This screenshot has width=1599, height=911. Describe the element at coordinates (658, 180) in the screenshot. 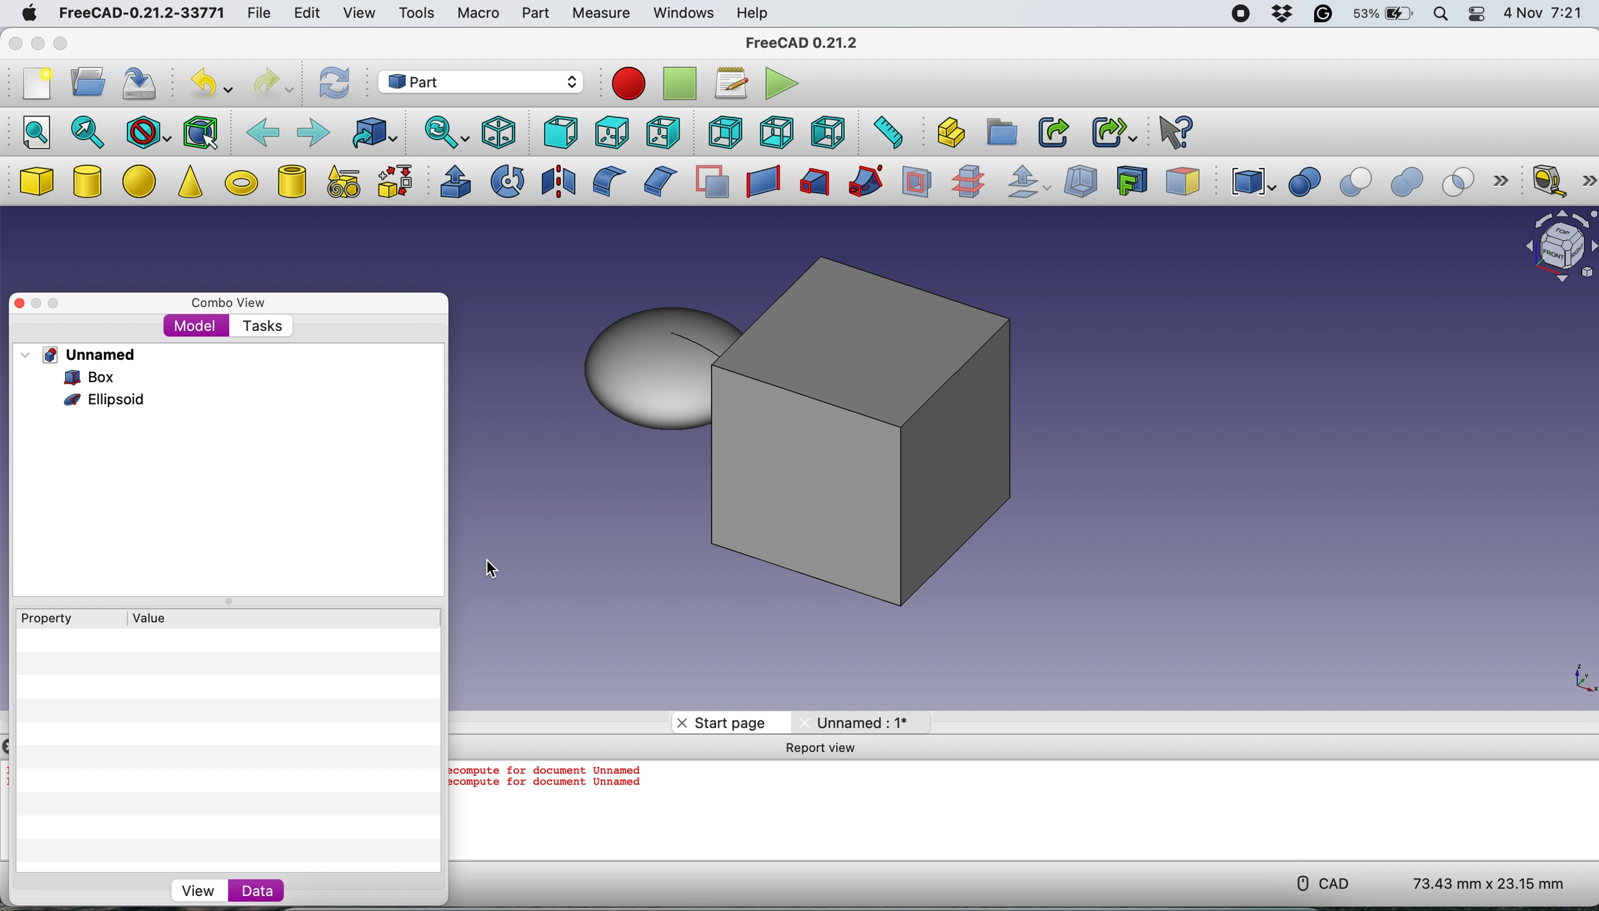

I see `chamfer` at that location.